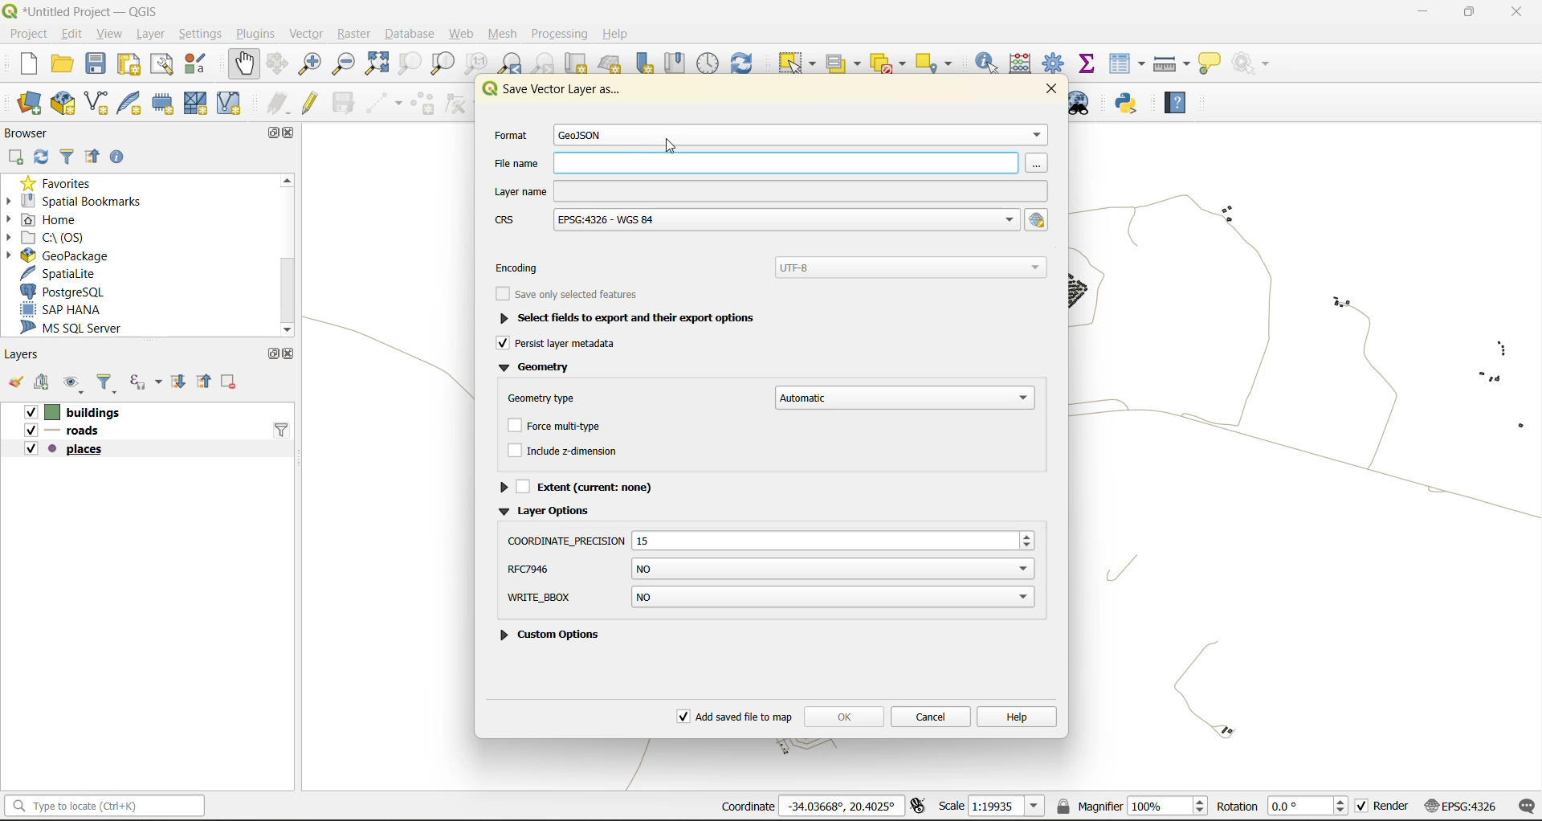  What do you see at coordinates (846, 63) in the screenshot?
I see `select value` at bounding box center [846, 63].